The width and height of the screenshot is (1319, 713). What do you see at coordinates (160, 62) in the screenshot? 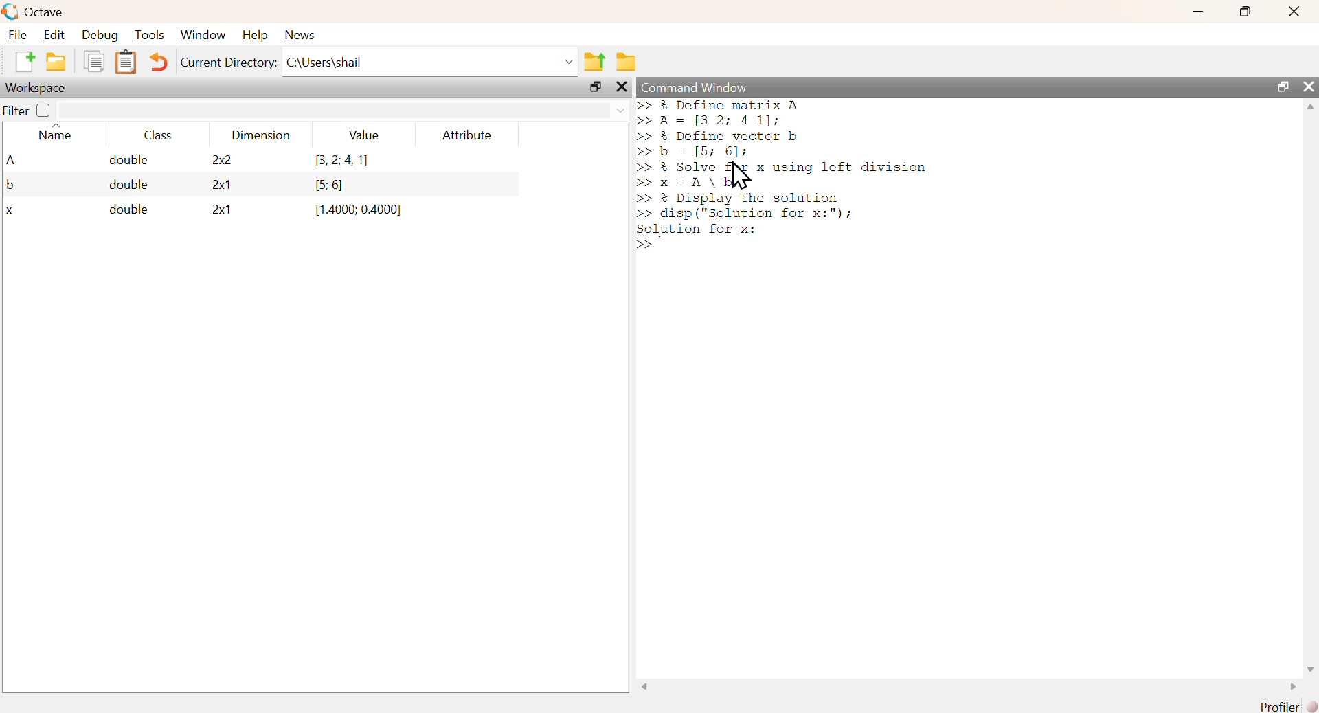
I see `undo` at bounding box center [160, 62].